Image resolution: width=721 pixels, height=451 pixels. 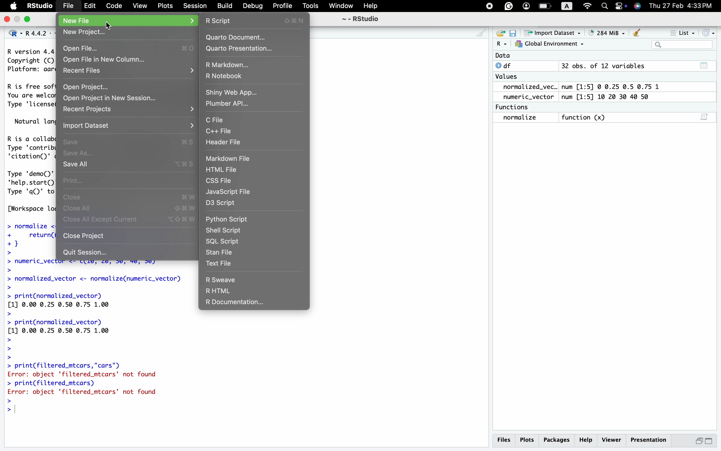 I want to click on 32 obs. of 12 variables, so click(x=636, y=67).